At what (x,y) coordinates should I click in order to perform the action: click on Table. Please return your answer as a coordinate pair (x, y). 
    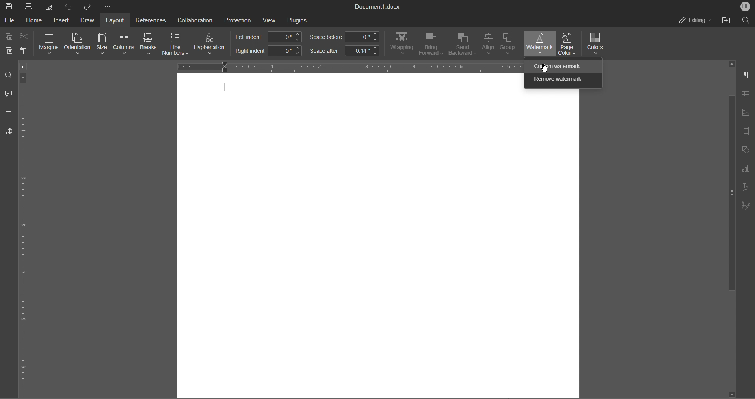
    Looking at the image, I should click on (746, 95).